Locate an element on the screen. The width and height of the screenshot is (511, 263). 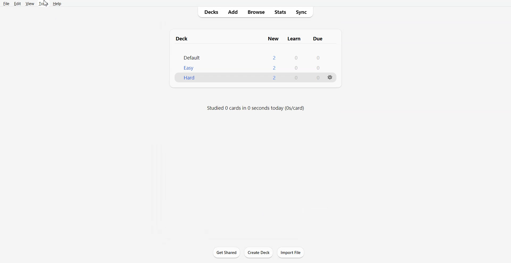
settings is located at coordinates (330, 77).